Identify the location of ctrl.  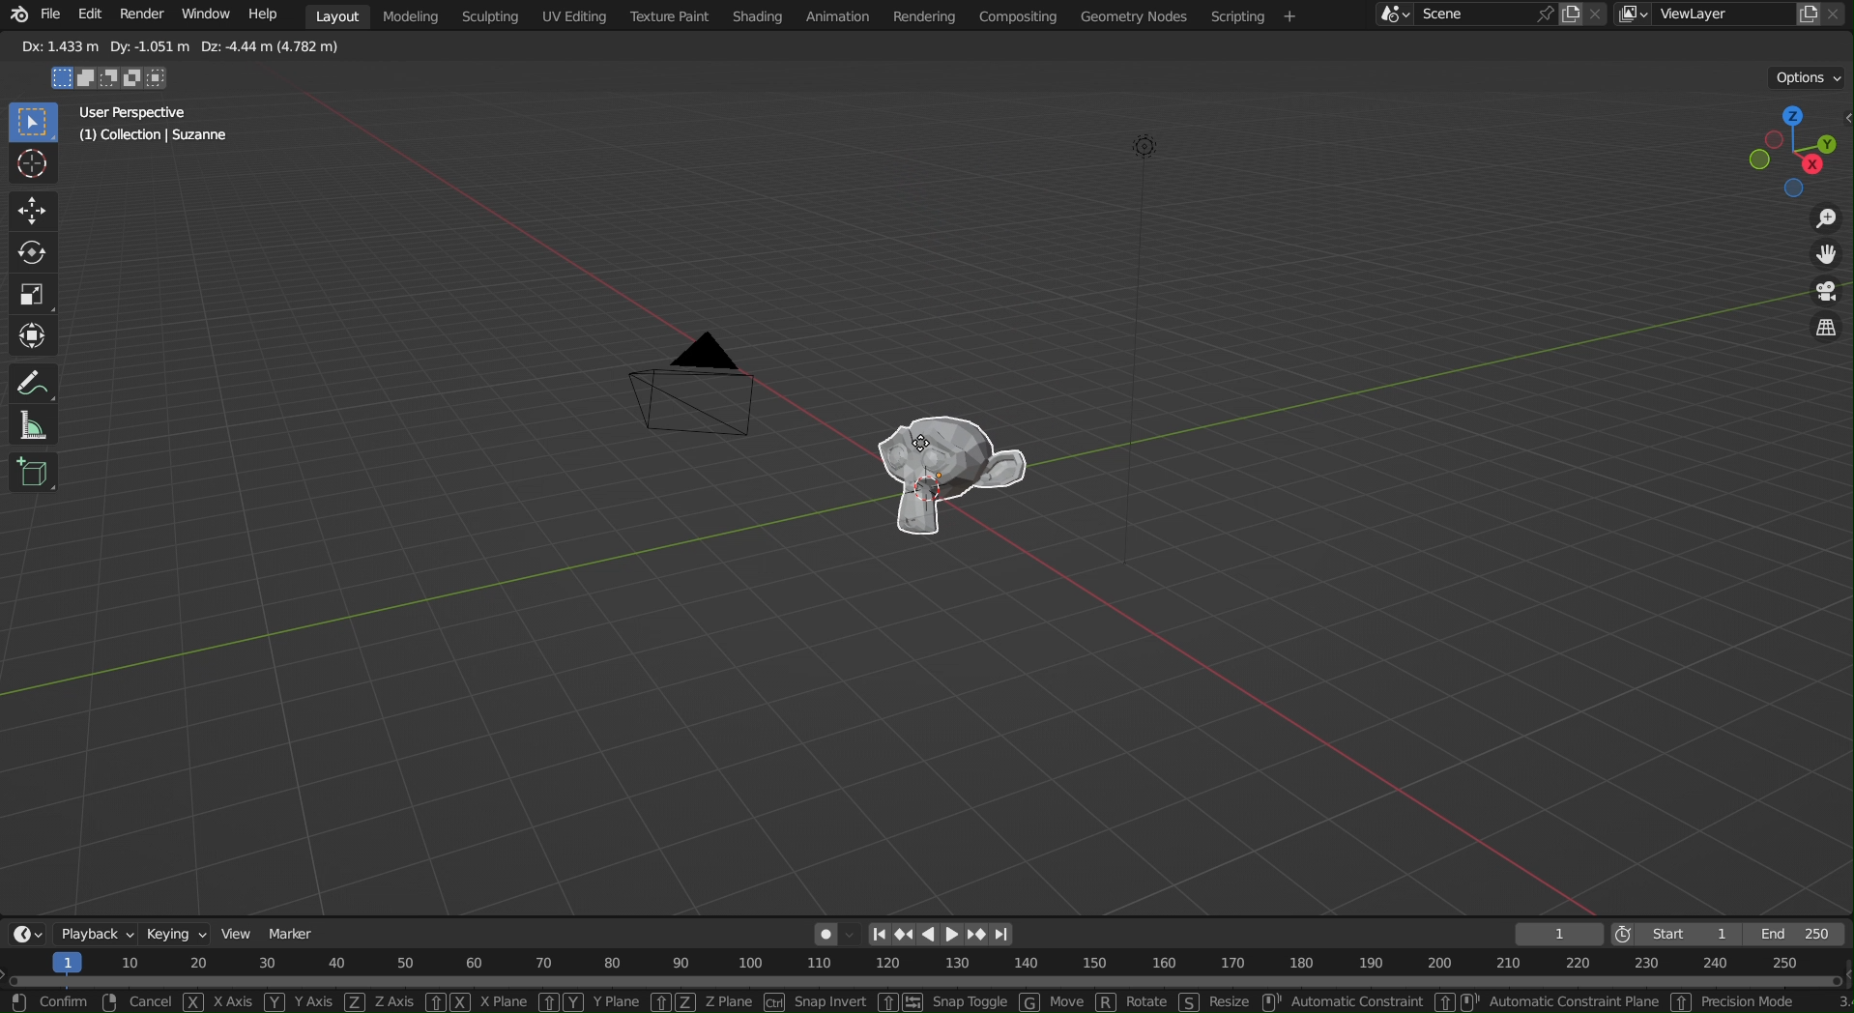
(774, 1002).